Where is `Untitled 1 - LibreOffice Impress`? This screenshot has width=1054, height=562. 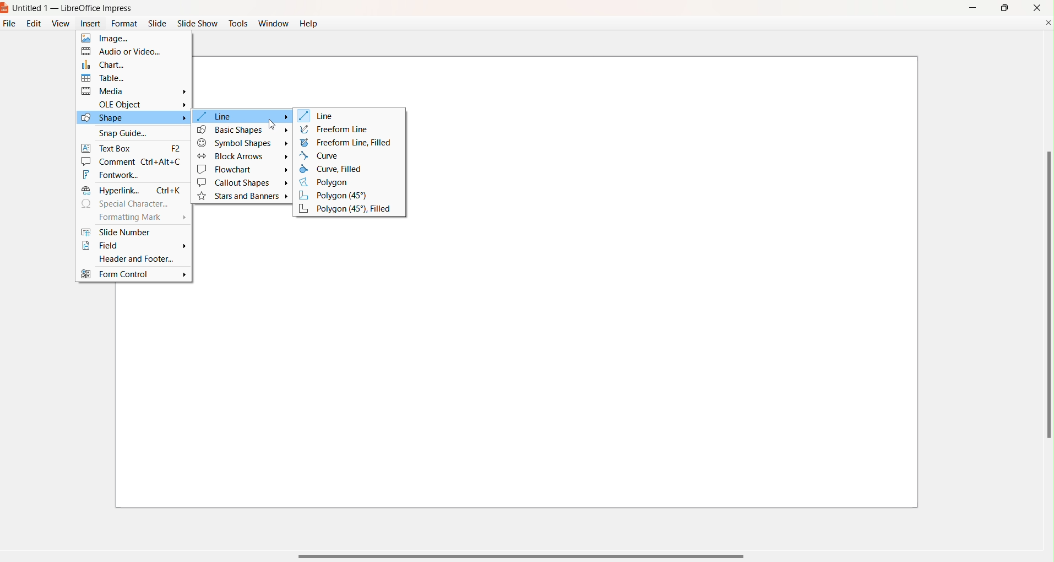
Untitled 1 - LibreOffice Impress is located at coordinates (74, 9).